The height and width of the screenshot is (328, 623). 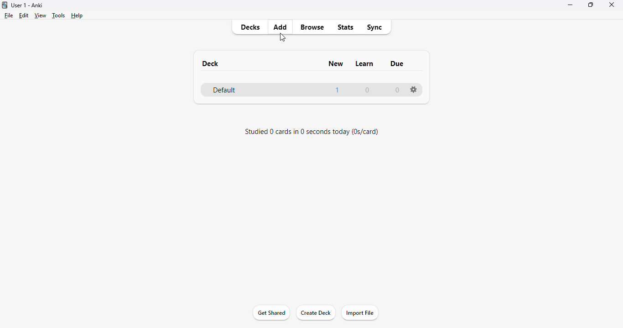 I want to click on logo, so click(x=4, y=5).